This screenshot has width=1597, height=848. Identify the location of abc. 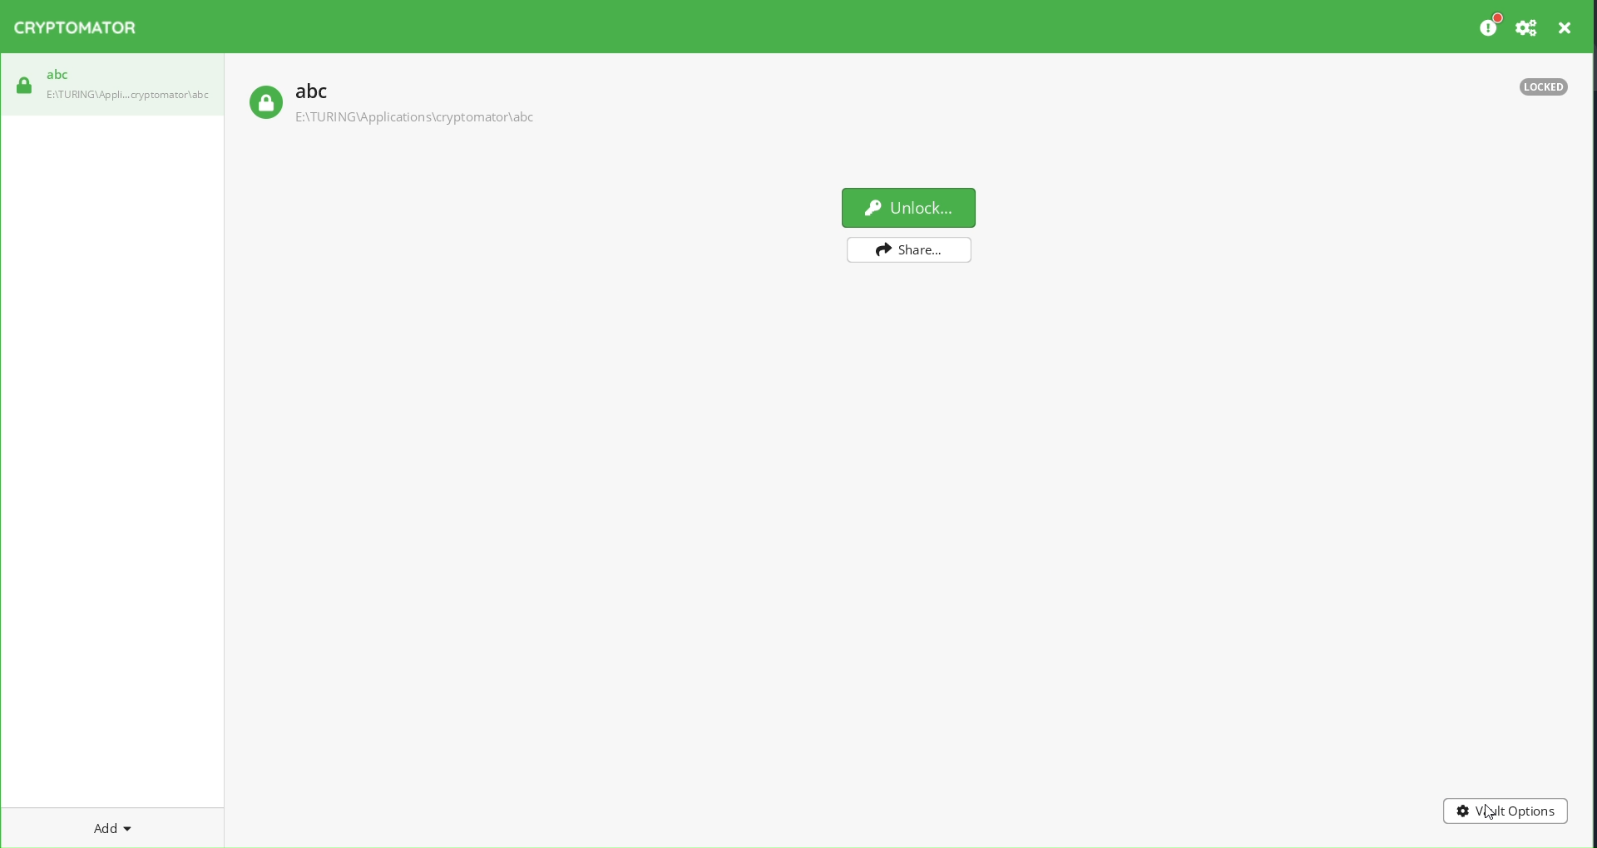
(312, 91).